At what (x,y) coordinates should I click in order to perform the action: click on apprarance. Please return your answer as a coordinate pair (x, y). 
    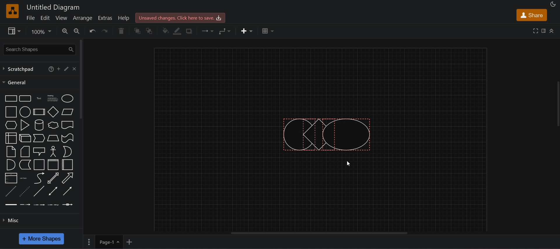
    Looking at the image, I should click on (553, 4).